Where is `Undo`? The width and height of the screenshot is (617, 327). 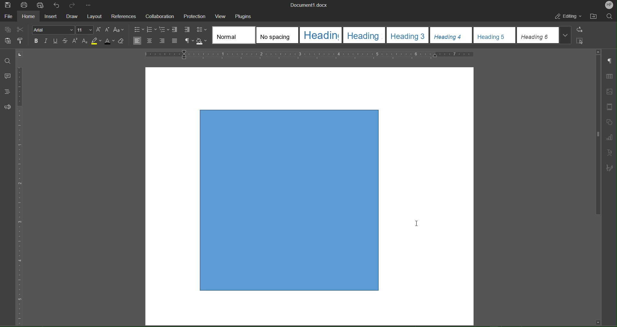 Undo is located at coordinates (57, 5).